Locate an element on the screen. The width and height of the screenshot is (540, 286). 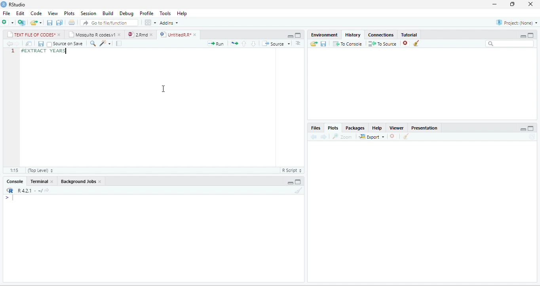
Connections is located at coordinates (381, 35).